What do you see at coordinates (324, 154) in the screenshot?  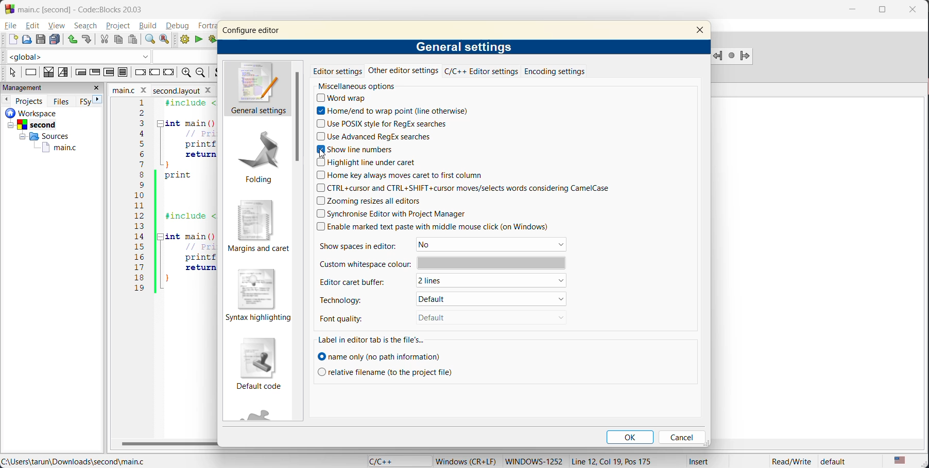 I see `cursor` at bounding box center [324, 154].